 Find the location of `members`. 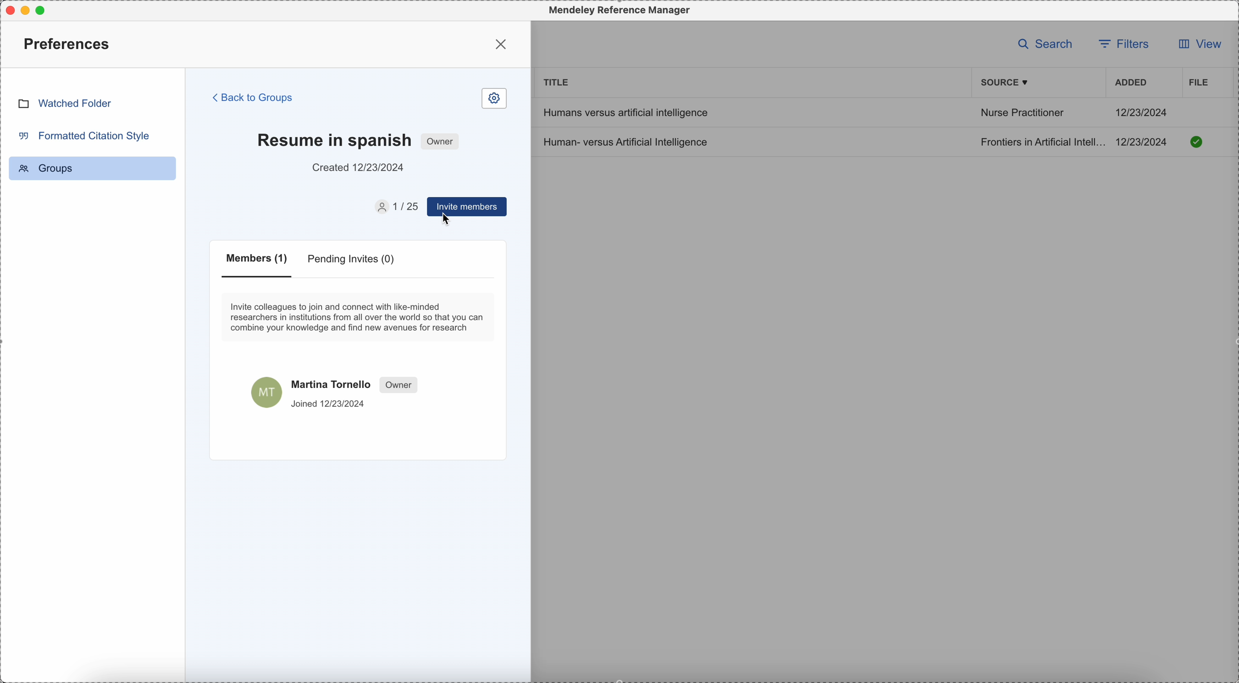

members is located at coordinates (259, 265).